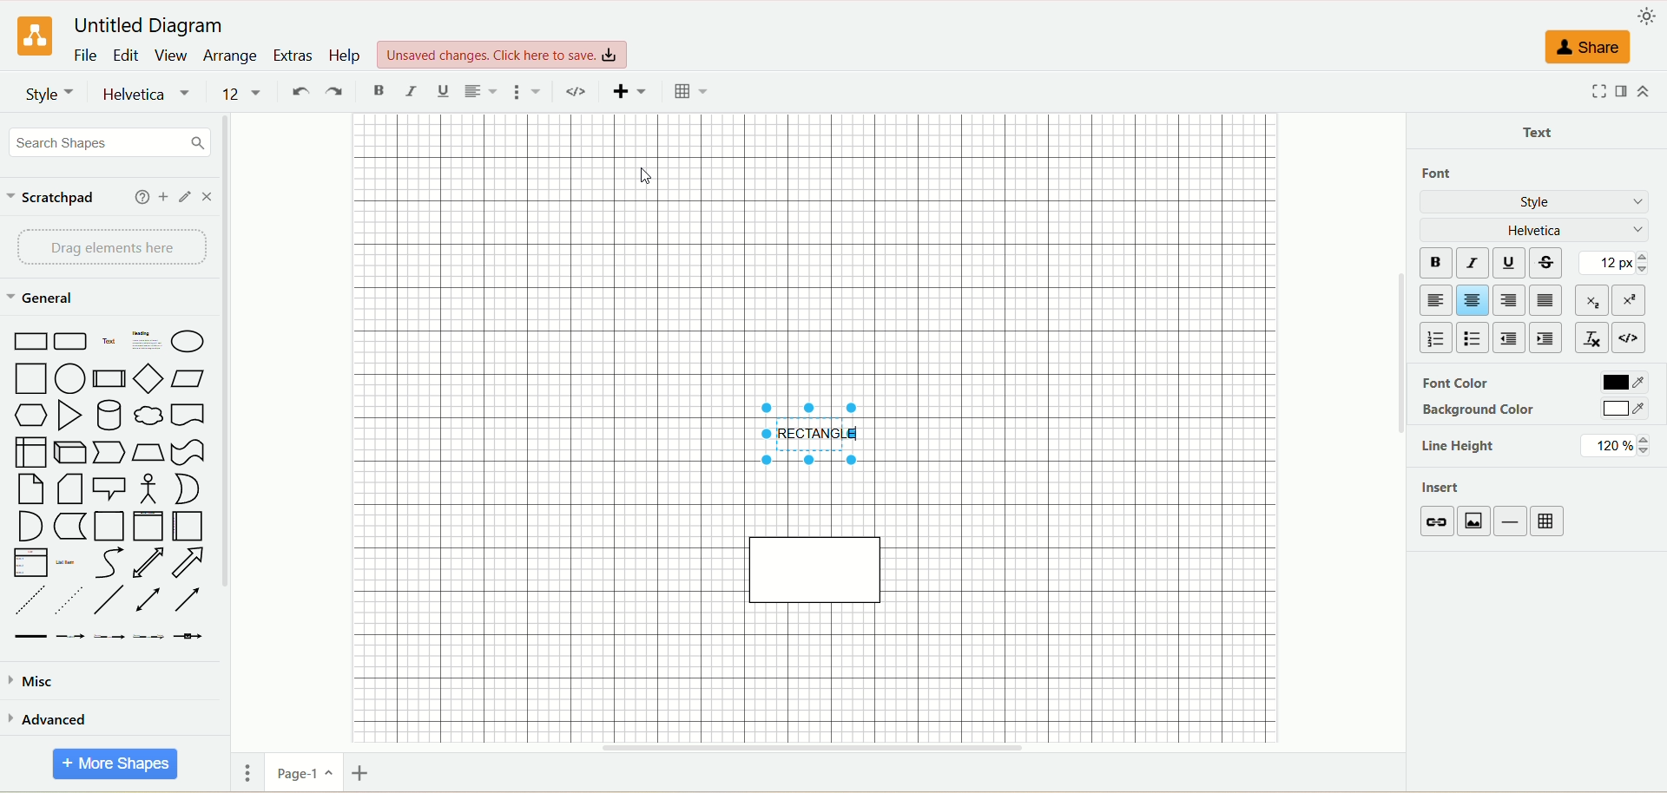  What do you see at coordinates (1512, 522) in the screenshot?
I see `line` at bounding box center [1512, 522].